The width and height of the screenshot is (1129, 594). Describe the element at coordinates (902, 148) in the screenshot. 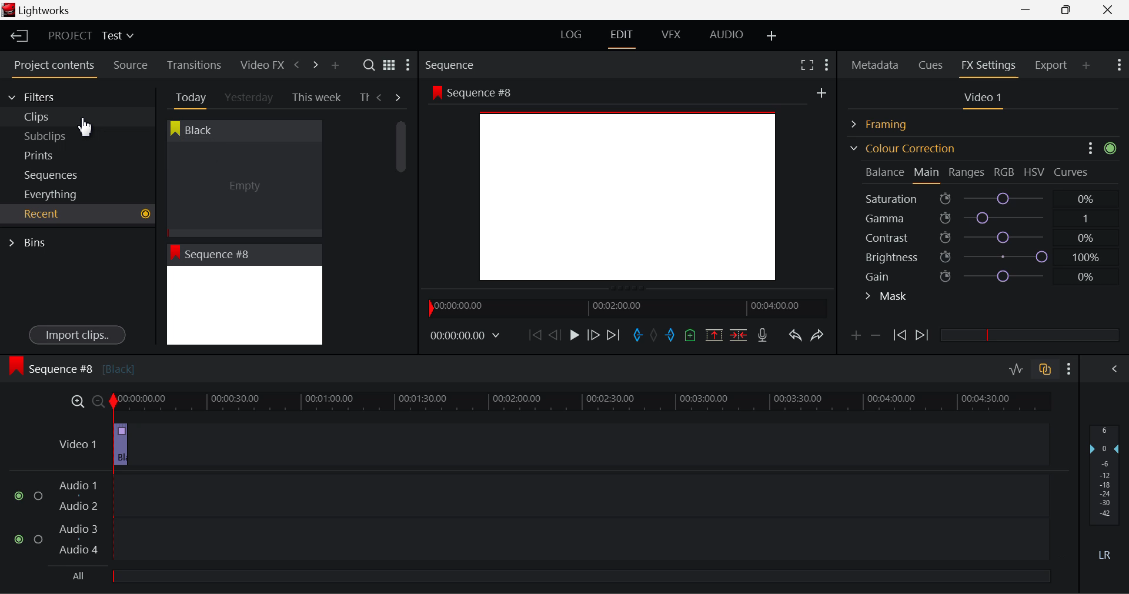

I see `Colour Correction` at that location.